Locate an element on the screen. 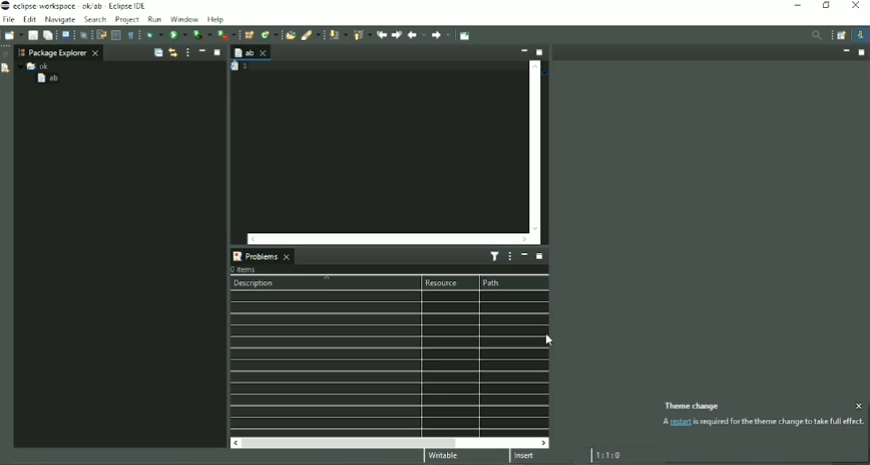 This screenshot has width=870, height=465. Maximize is located at coordinates (218, 53).